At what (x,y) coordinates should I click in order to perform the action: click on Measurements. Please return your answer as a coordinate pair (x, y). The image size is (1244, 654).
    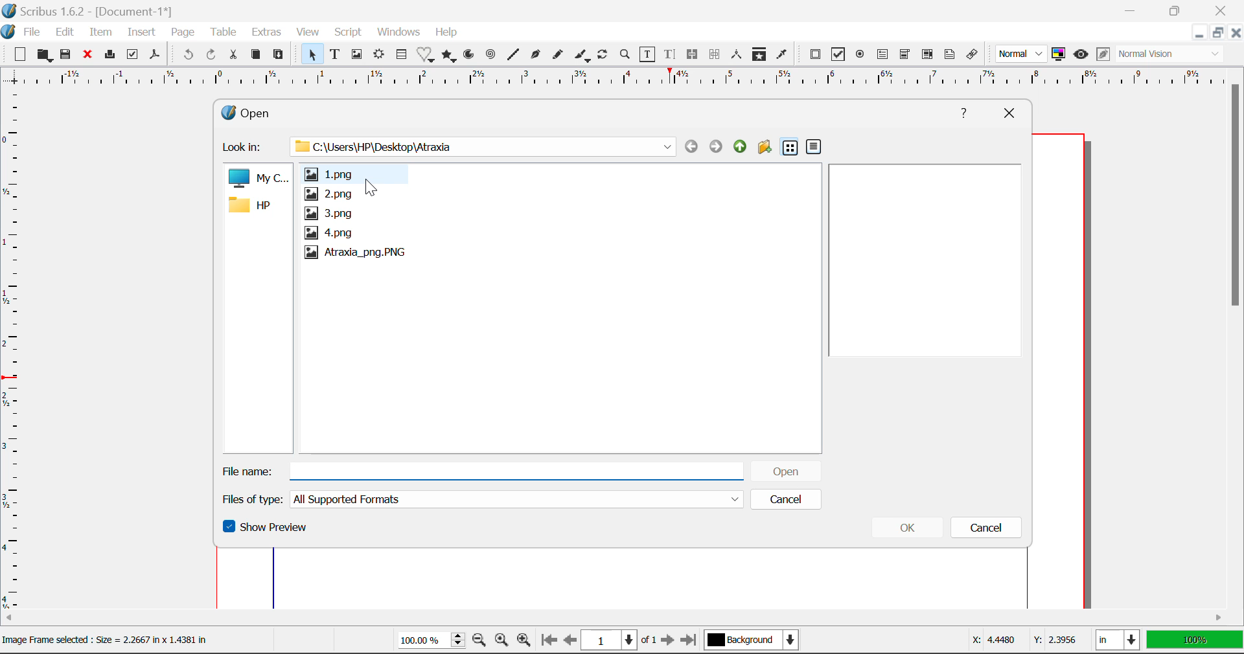
    Looking at the image, I should click on (738, 55).